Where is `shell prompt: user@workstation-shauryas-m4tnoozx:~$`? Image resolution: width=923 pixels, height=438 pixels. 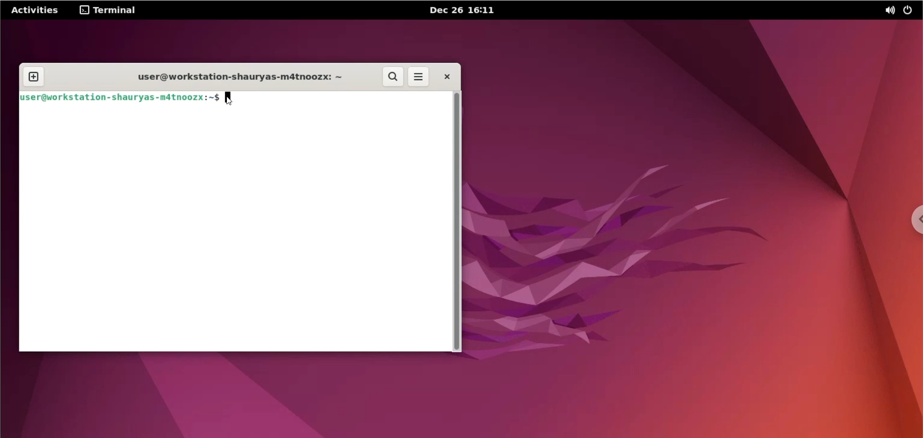
shell prompt: user@workstation-shauryas-m4tnoozx:~$ is located at coordinates (121, 98).